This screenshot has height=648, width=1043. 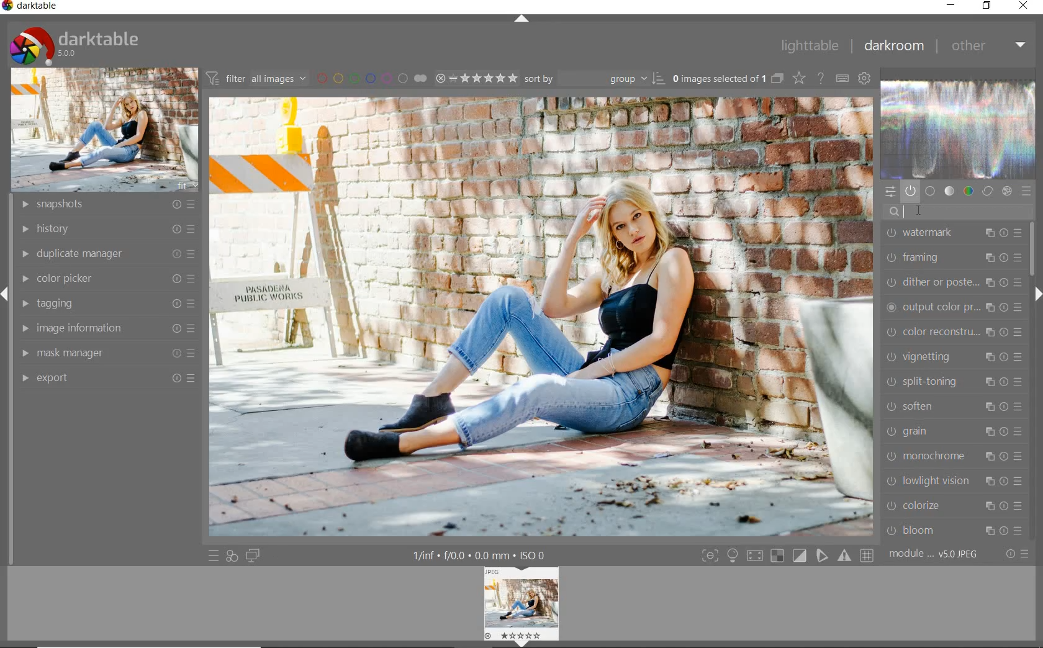 I want to click on color picker, so click(x=106, y=279).